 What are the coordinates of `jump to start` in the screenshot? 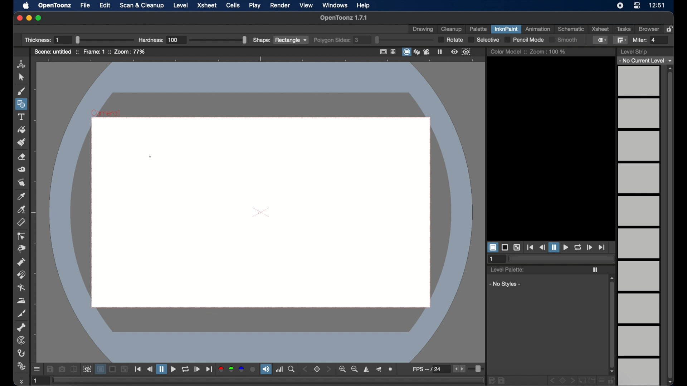 It's located at (530, 247).